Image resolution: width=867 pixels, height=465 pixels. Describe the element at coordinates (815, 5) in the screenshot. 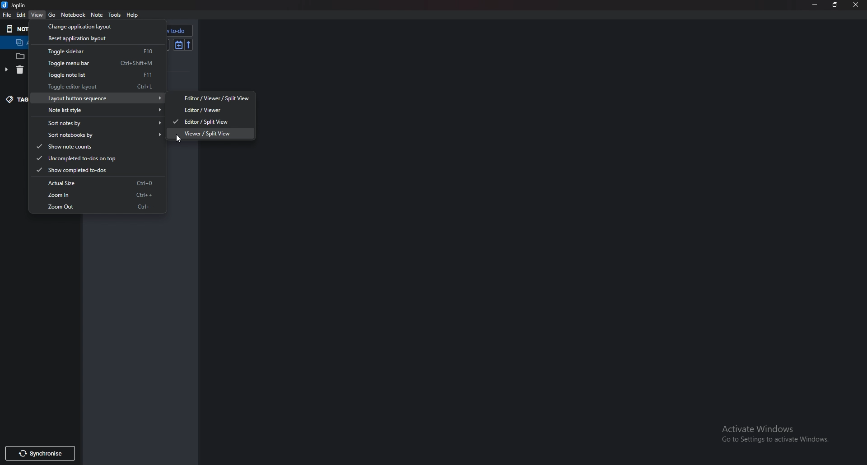

I see `Minimize` at that location.